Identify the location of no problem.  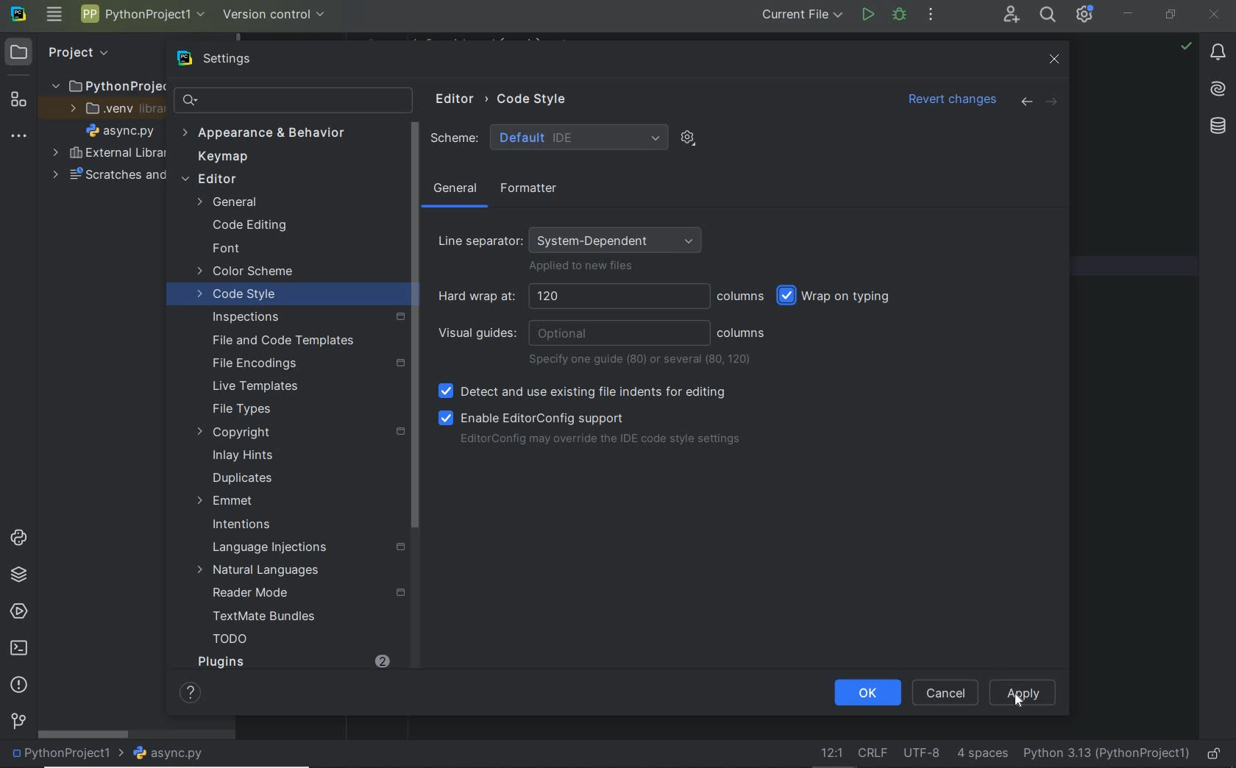
(1185, 46).